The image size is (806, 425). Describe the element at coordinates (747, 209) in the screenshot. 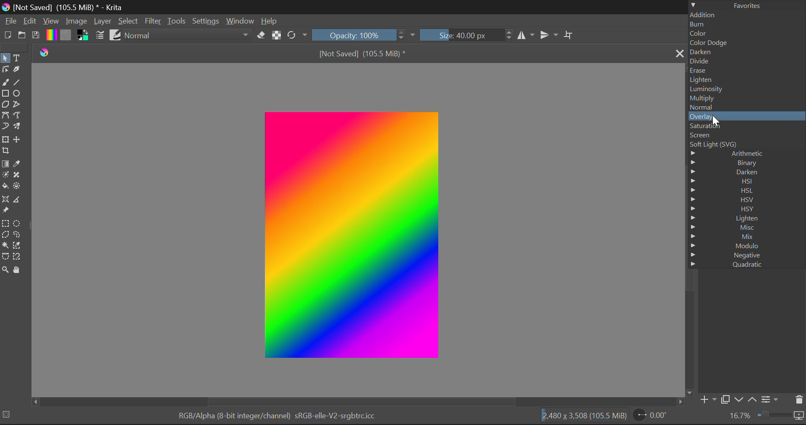

I see `HSY` at that location.